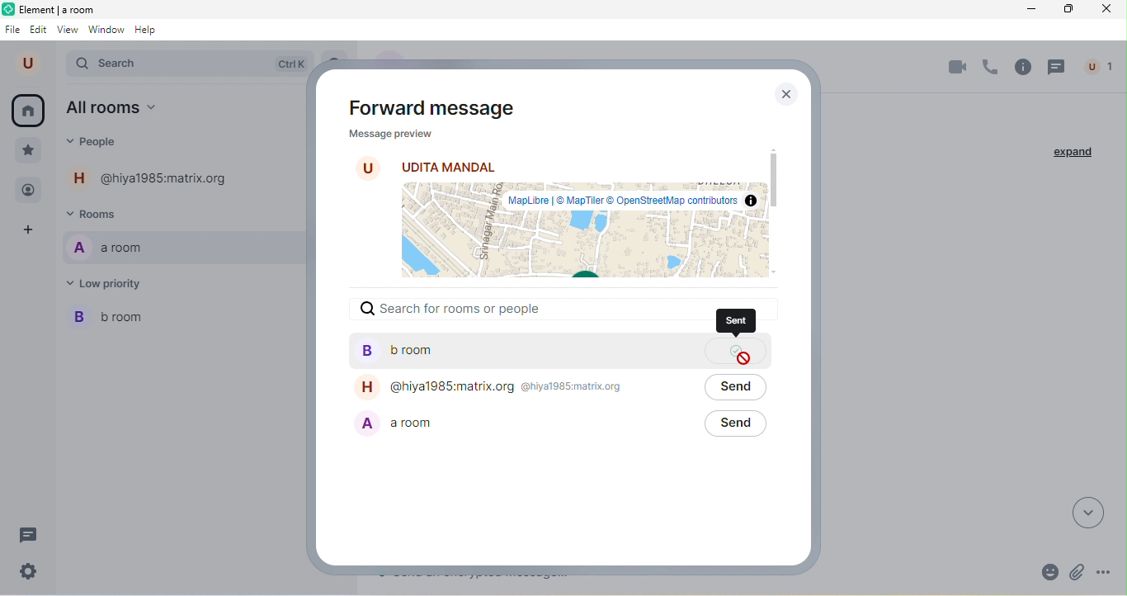 The image size is (1127, 596). I want to click on threads, so click(26, 535).